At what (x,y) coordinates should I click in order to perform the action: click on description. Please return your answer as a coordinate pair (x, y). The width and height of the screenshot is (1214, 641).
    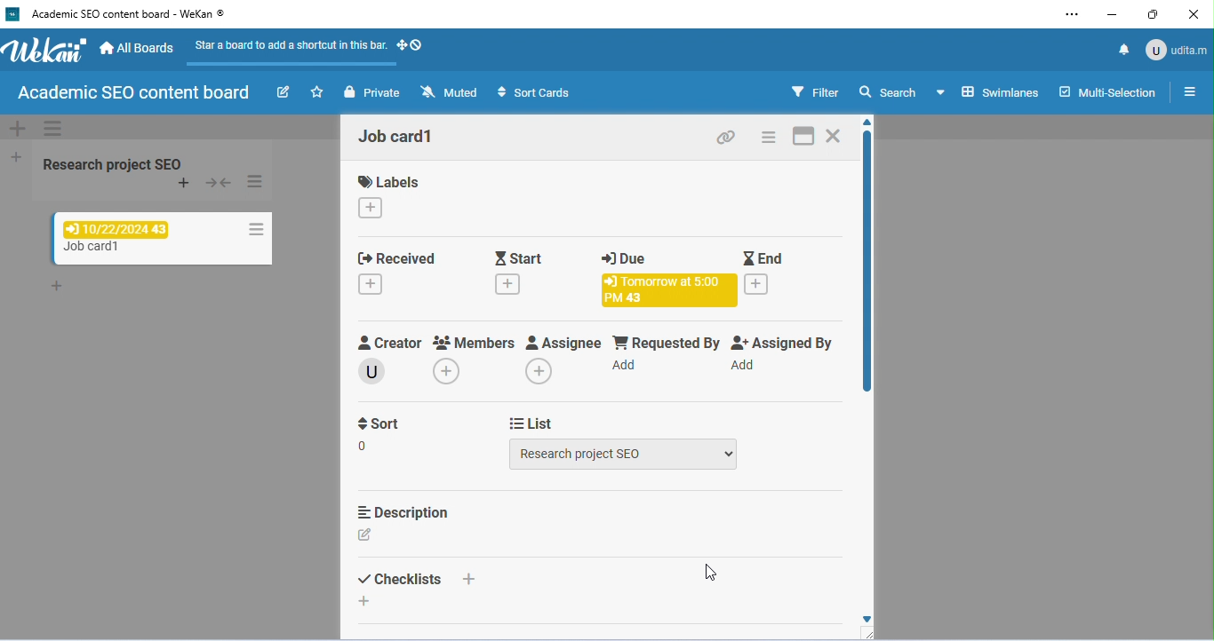
    Looking at the image, I should click on (406, 510).